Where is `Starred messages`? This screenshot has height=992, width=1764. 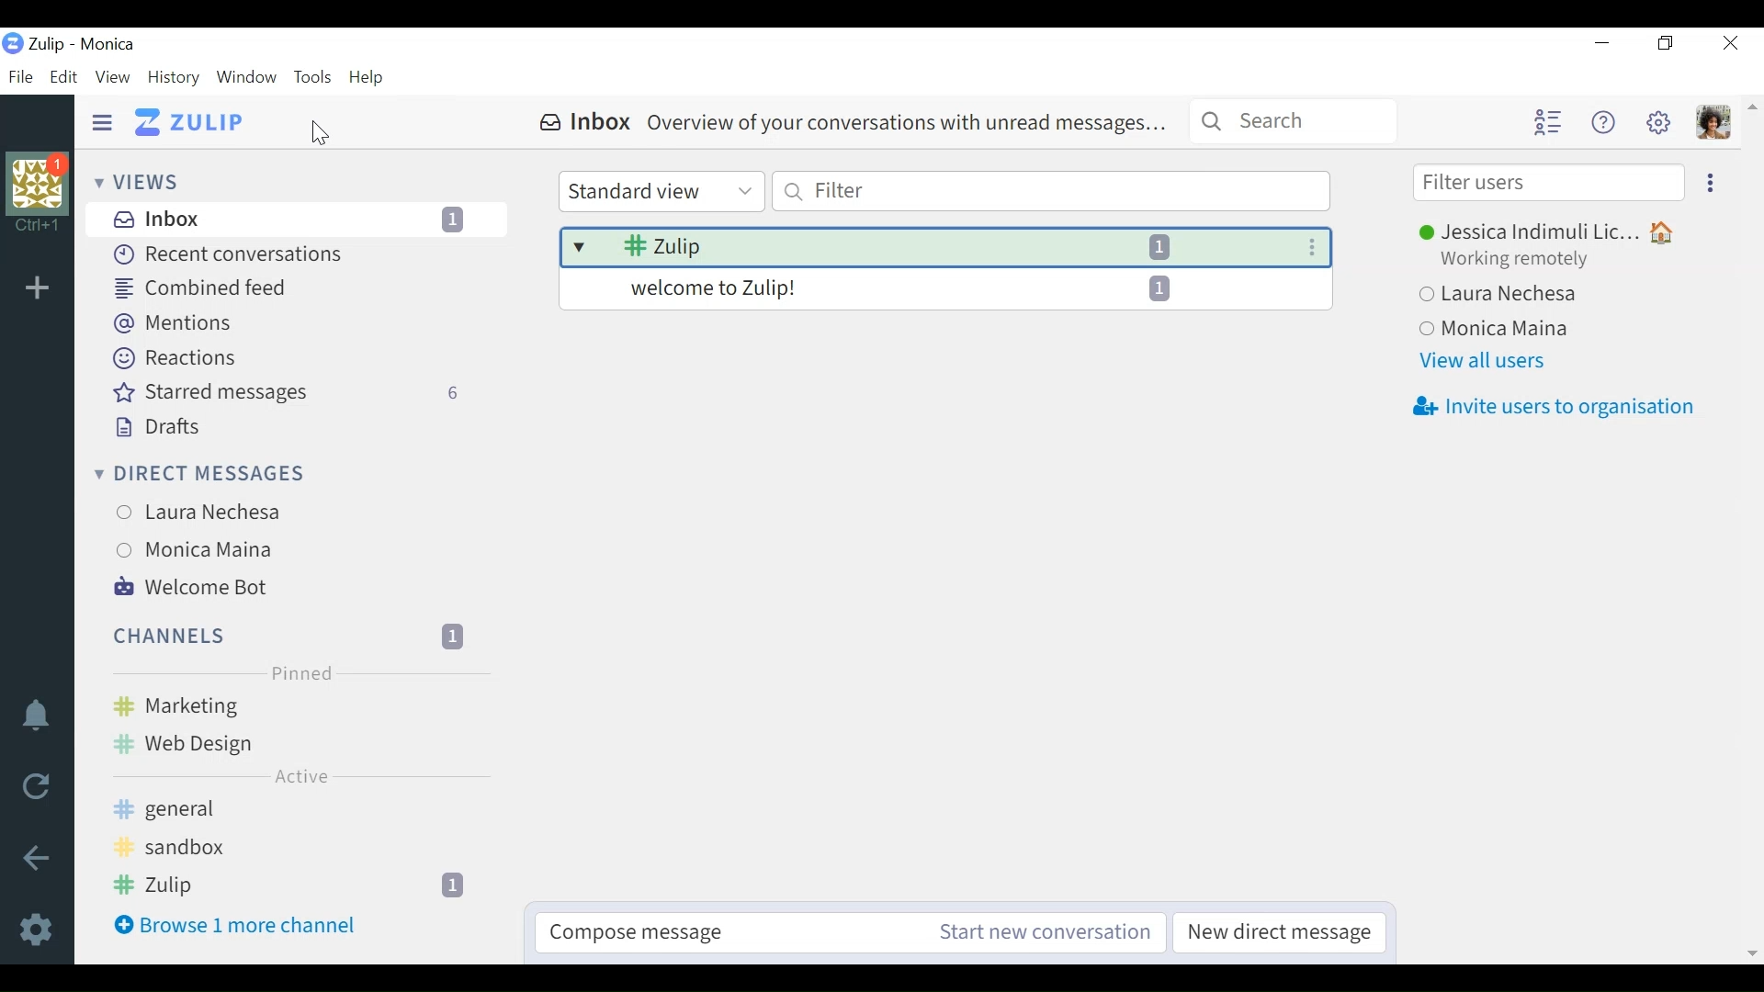 Starred messages is located at coordinates (288, 393).